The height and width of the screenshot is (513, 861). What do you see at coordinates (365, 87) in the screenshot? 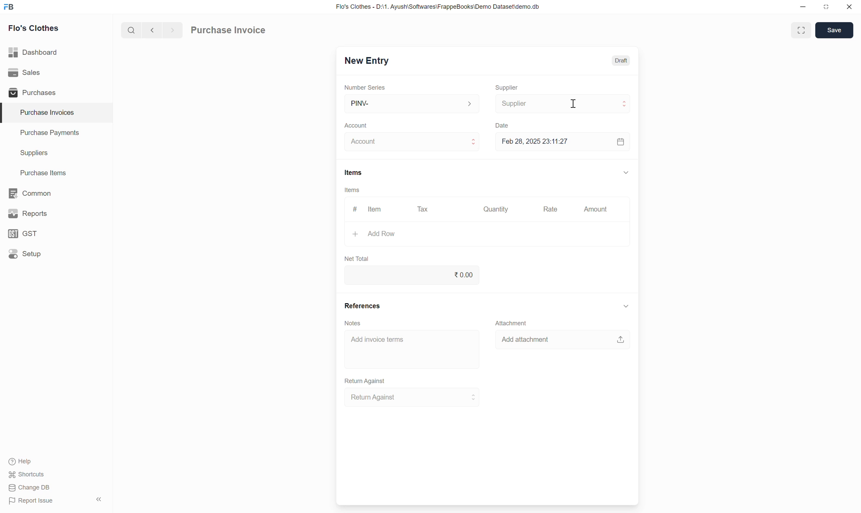
I see `Number Series` at bounding box center [365, 87].